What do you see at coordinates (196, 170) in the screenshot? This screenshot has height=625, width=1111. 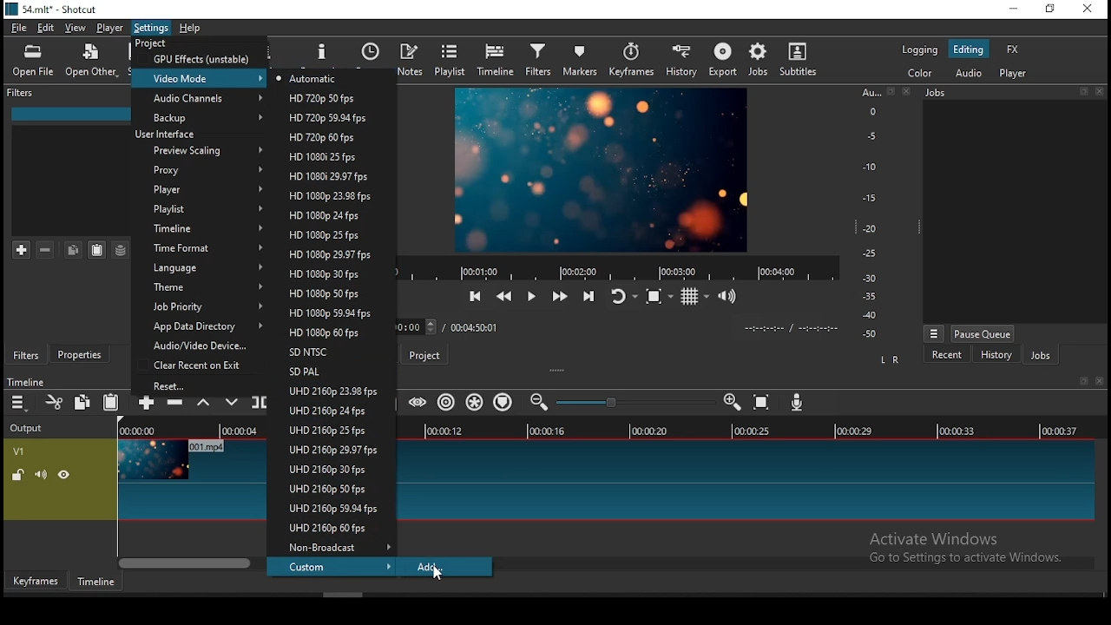 I see `proxy` at bounding box center [196, 170].